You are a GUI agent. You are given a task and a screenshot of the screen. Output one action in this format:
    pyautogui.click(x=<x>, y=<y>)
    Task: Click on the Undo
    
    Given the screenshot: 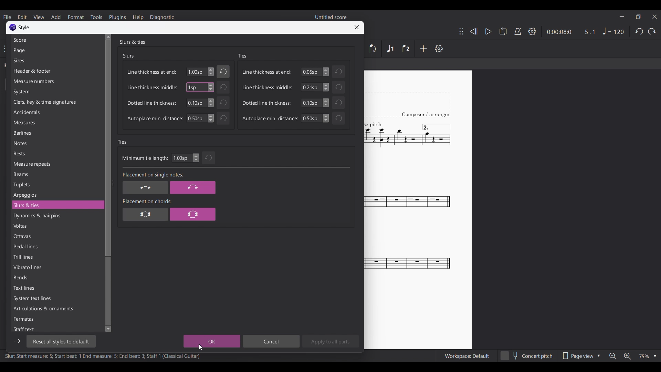 What is the action you would take?
    pyautogui.click(x=223, y=87)
    